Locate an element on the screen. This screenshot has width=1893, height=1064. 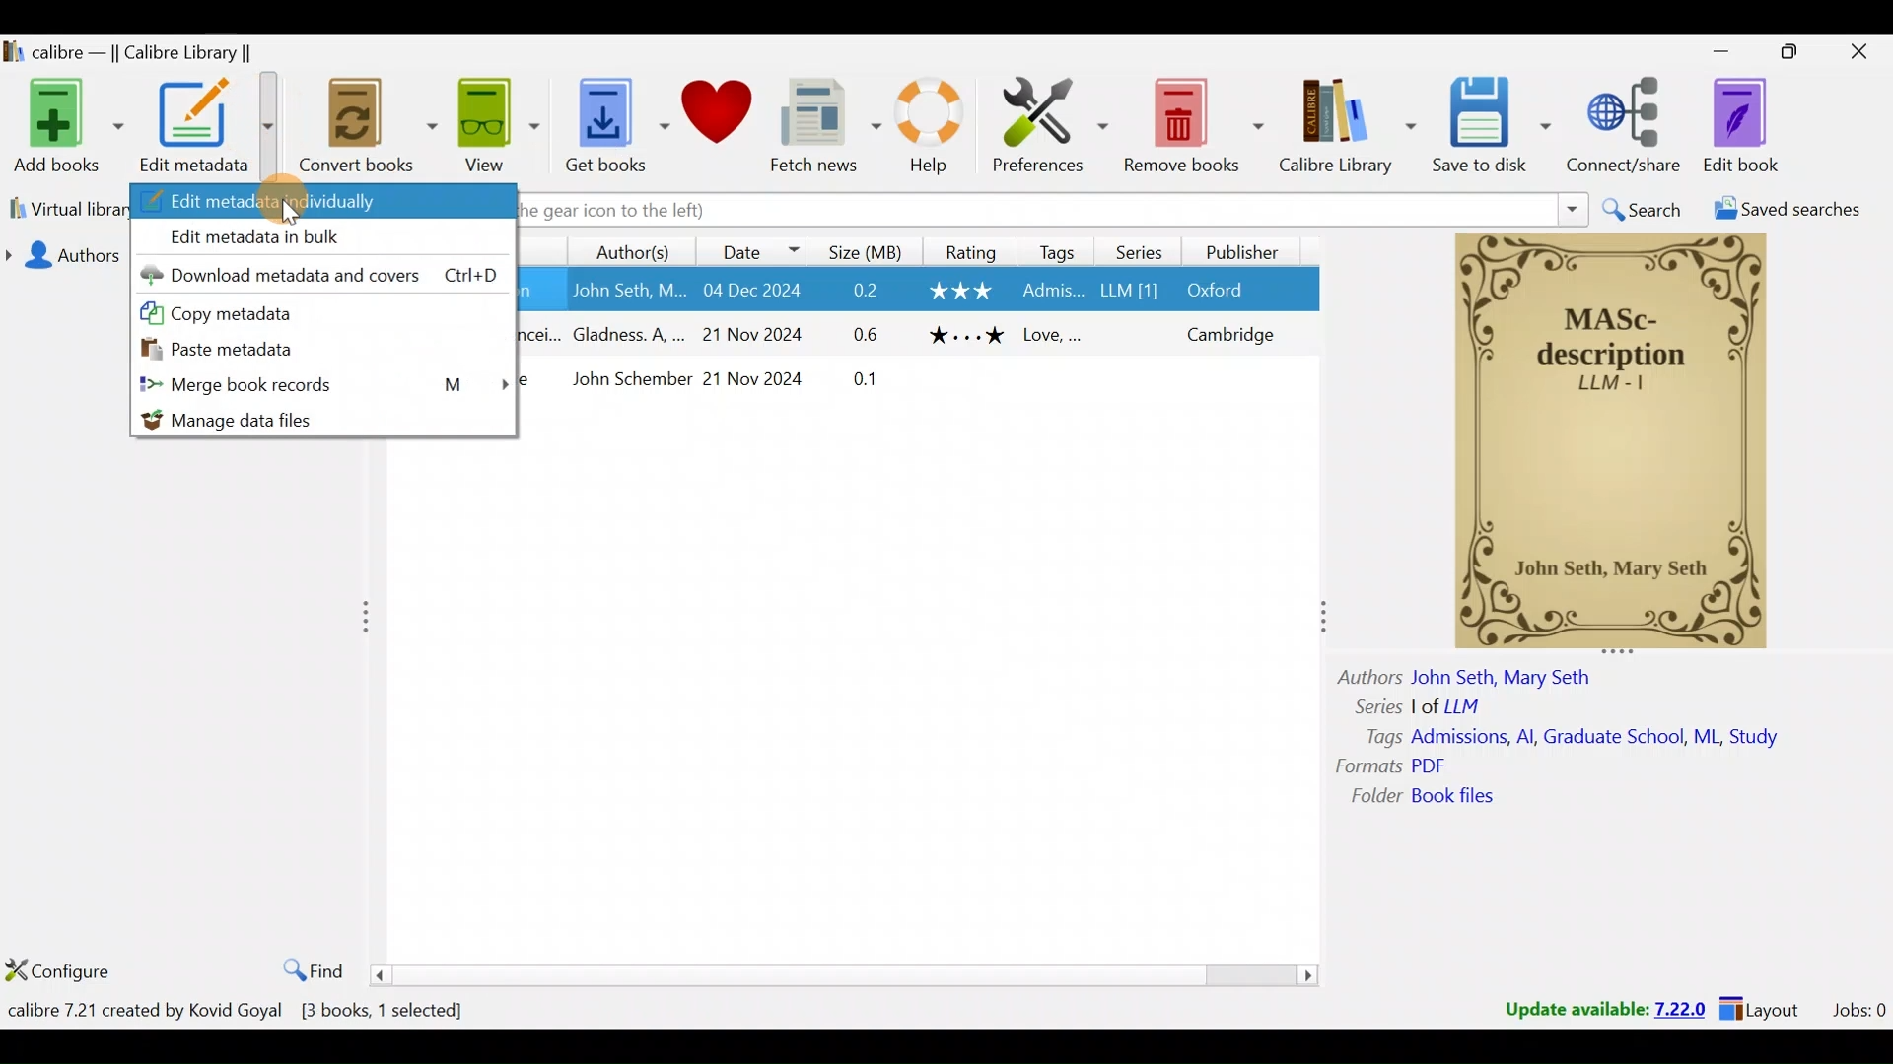
Minimise is located at coordinates (1722, 53).